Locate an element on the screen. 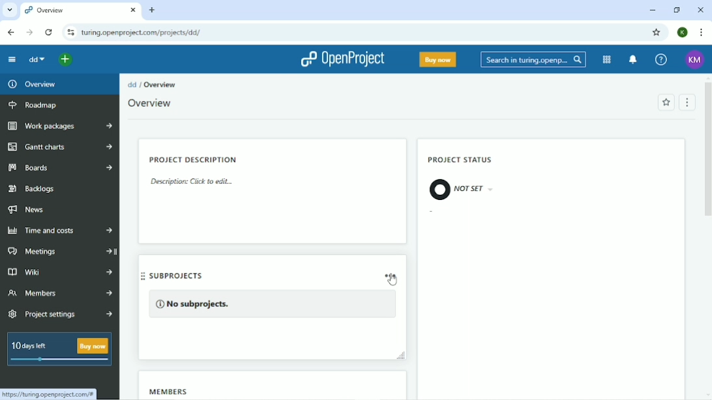 The height and width of the screenshot is (400, 712). New tab is located at coordinates (153, 10).